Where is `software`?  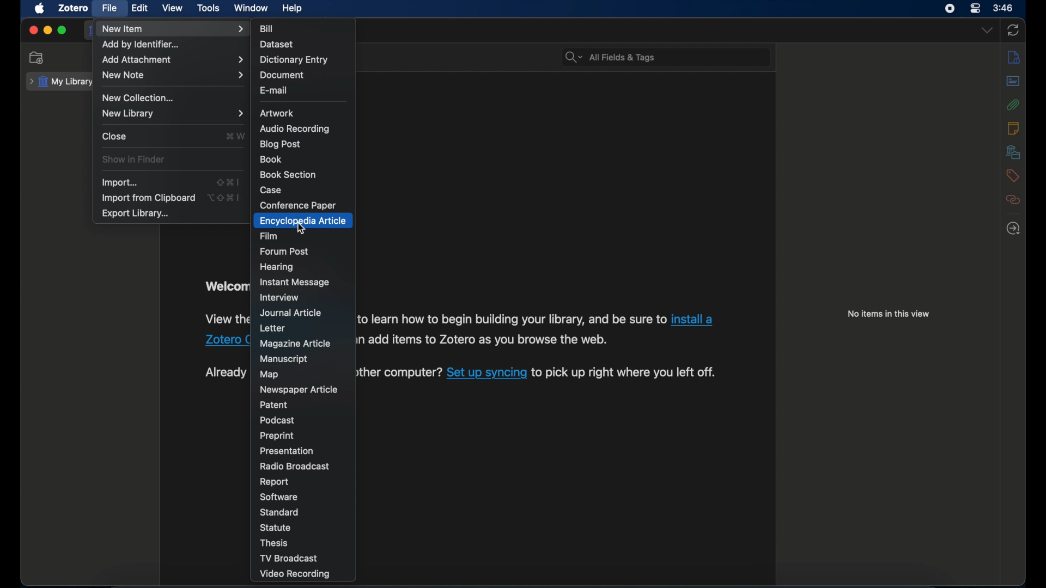
software is located at coordinates (279, 498).